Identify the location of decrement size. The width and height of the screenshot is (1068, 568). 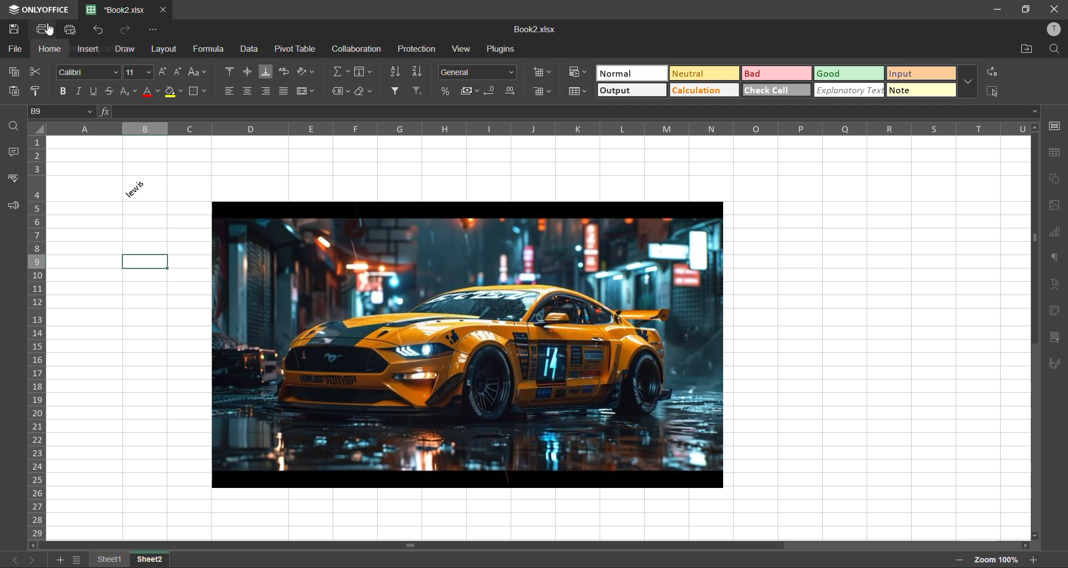
(180, 72).